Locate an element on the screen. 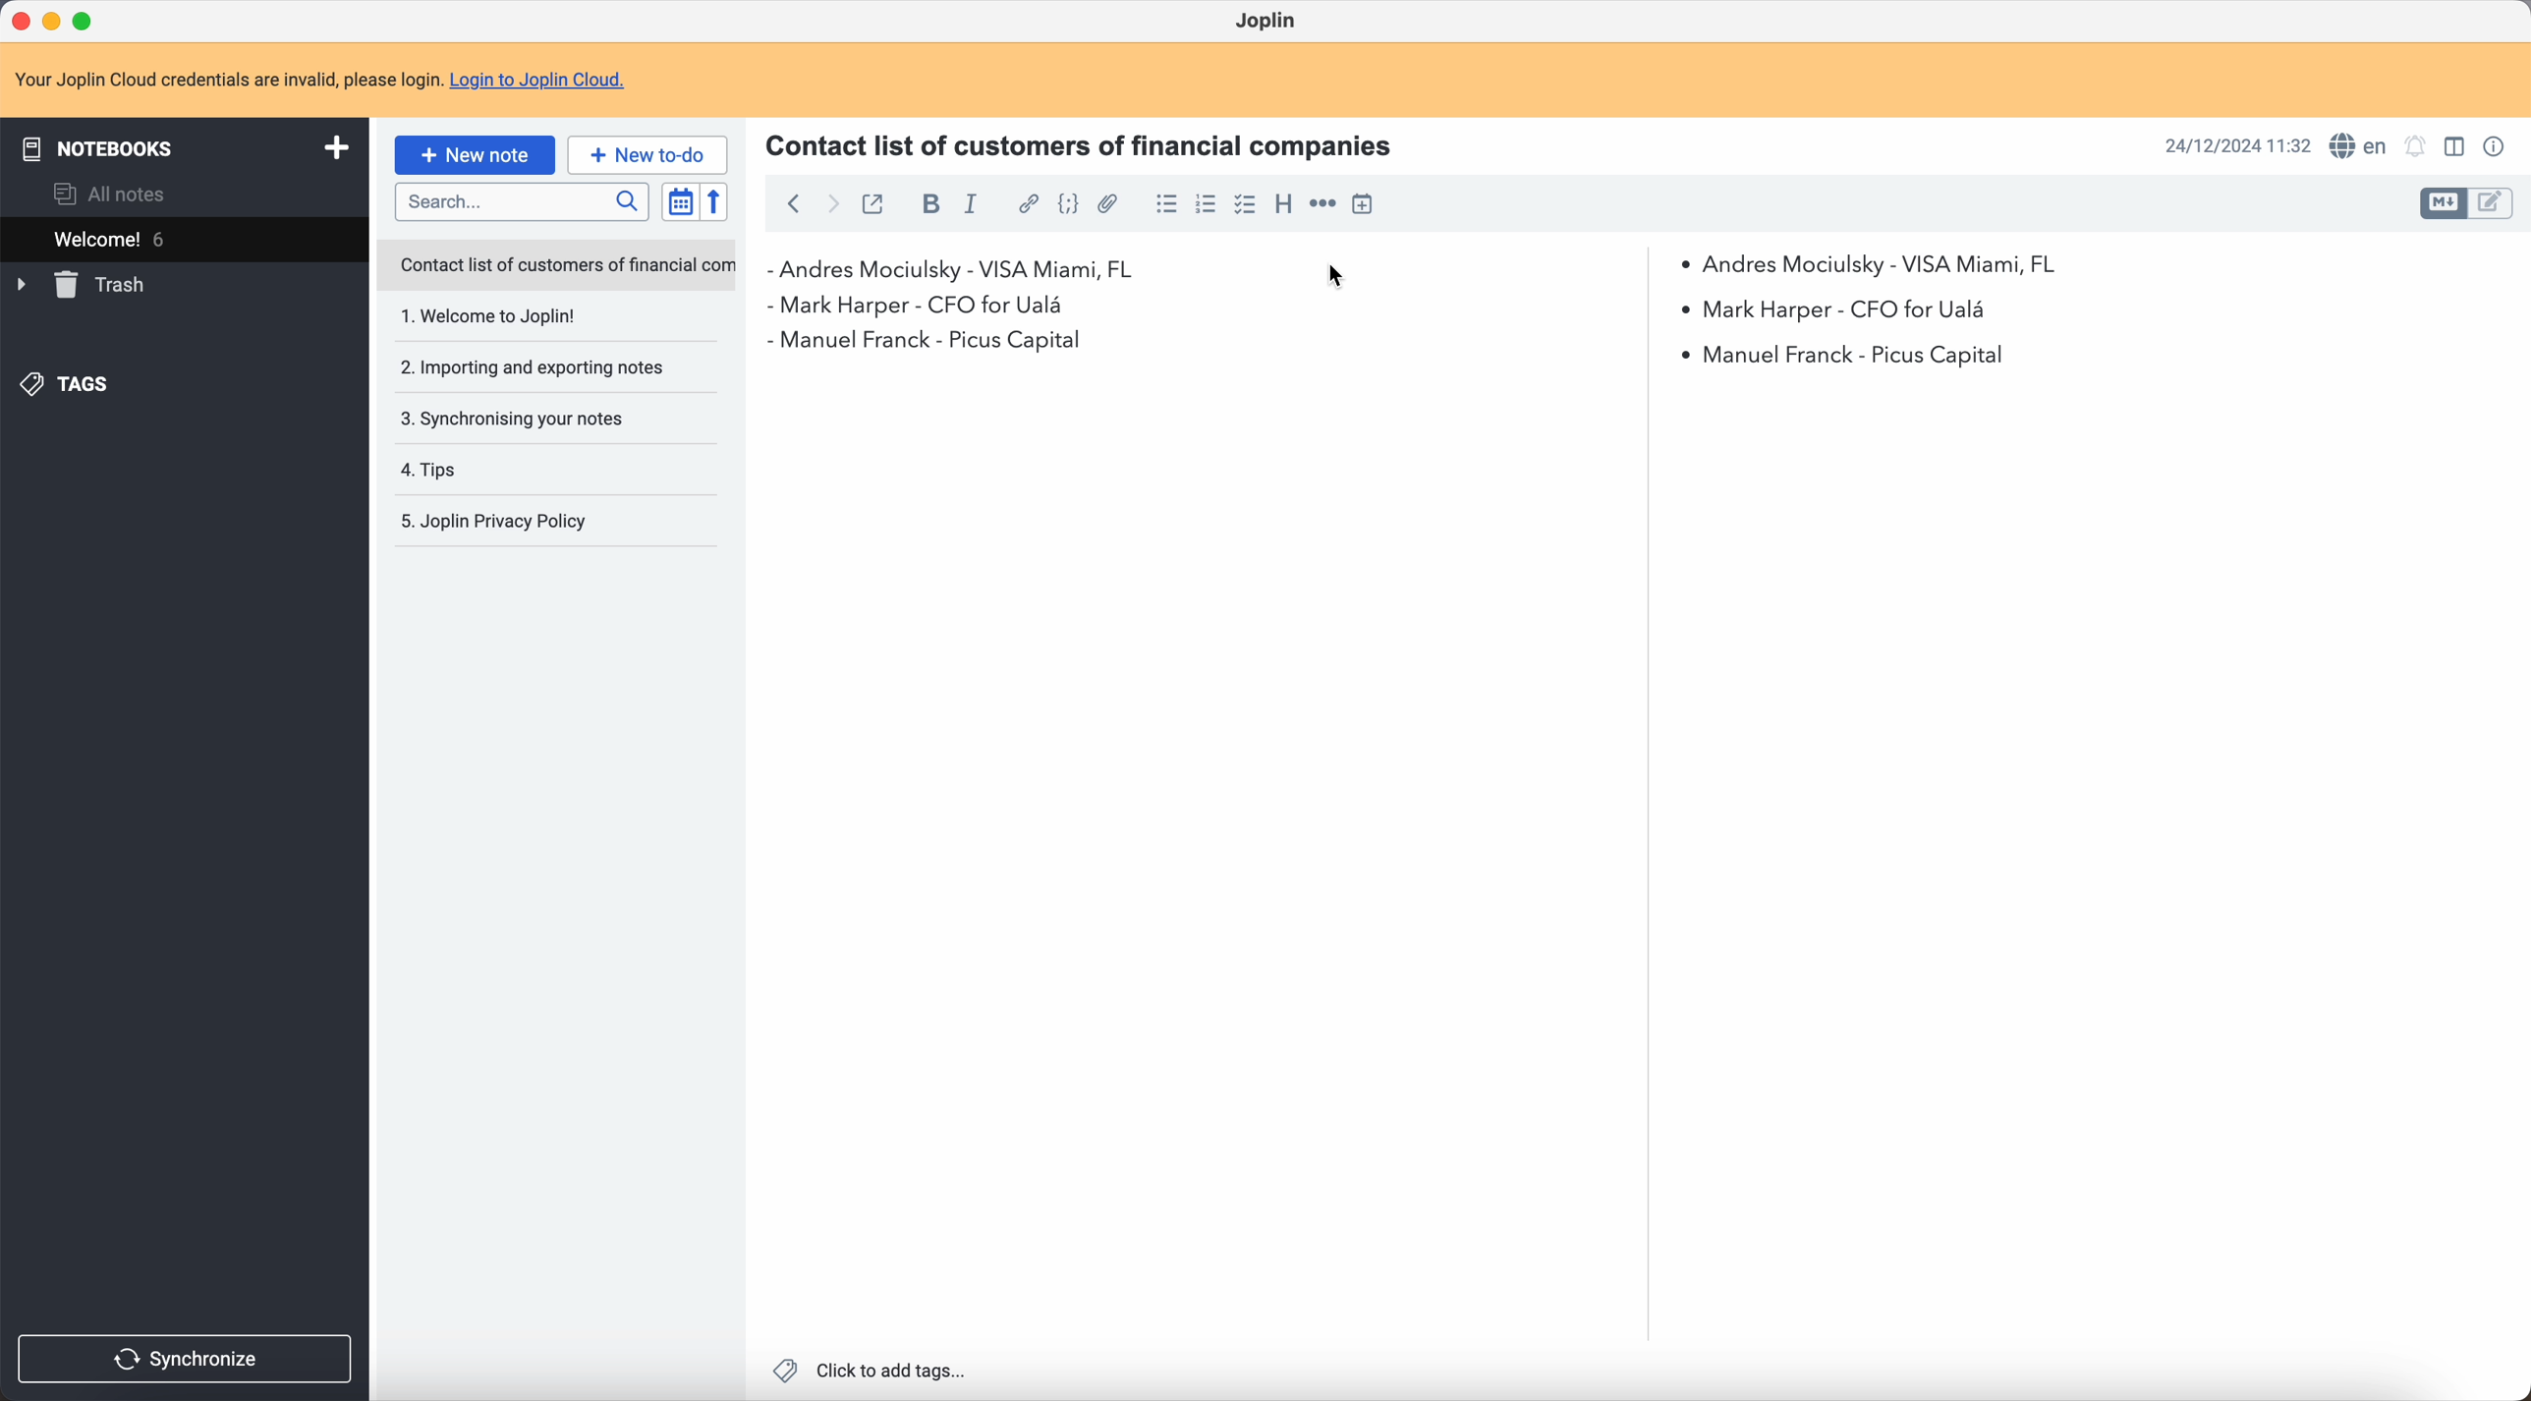 This screenshot has width=2531, height=1401. welcome is located at coordinates (166, 238).